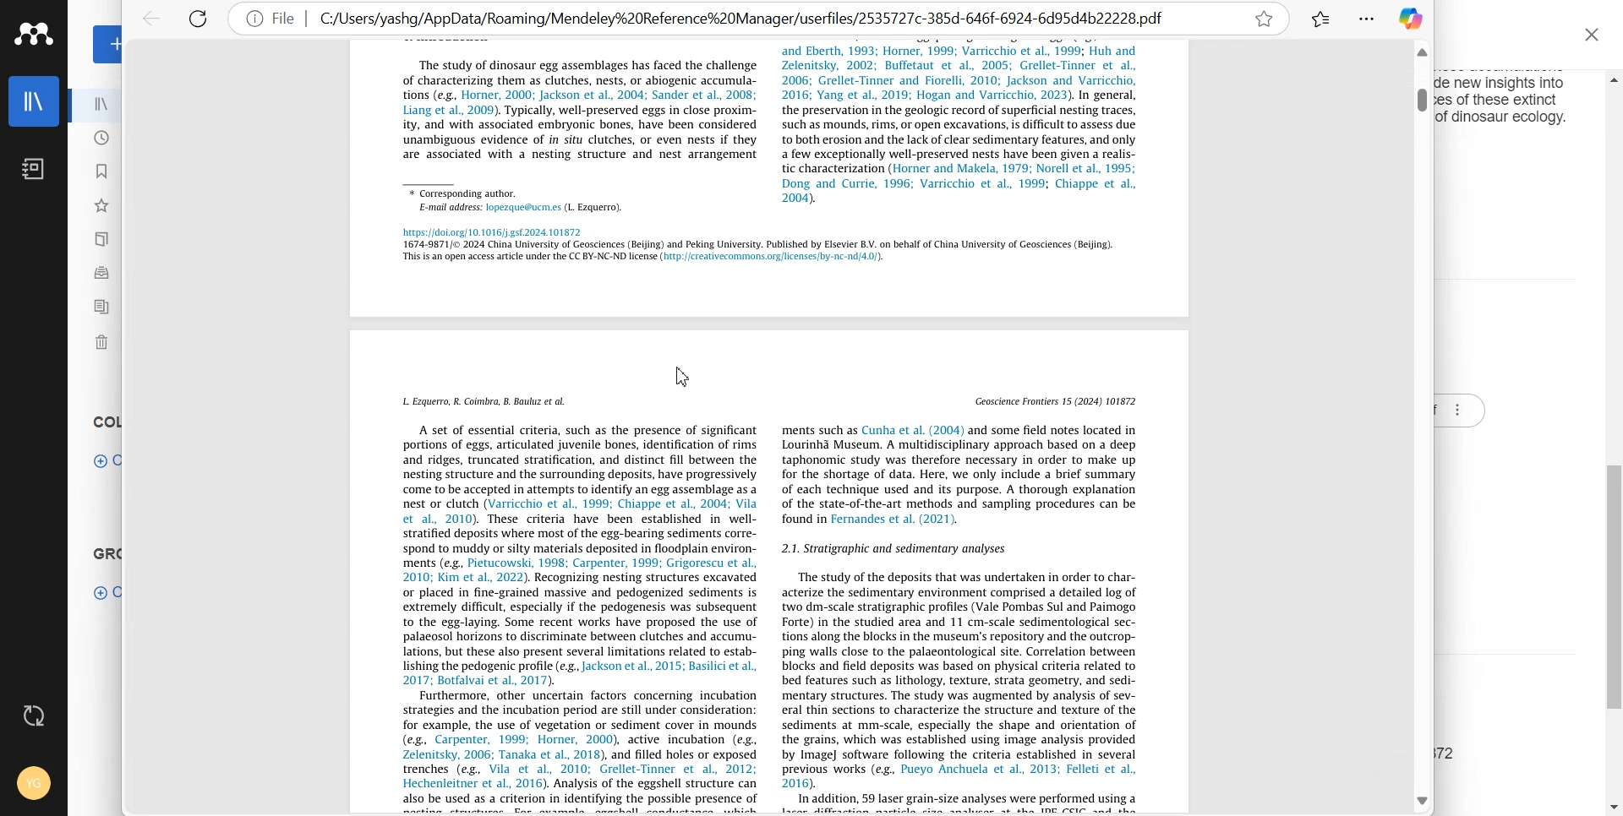 The width and height of the screenshot is (1623, 816). Describe the element at coordinates (1413, 19) in the screenshot. I see `Copilot` at that location.